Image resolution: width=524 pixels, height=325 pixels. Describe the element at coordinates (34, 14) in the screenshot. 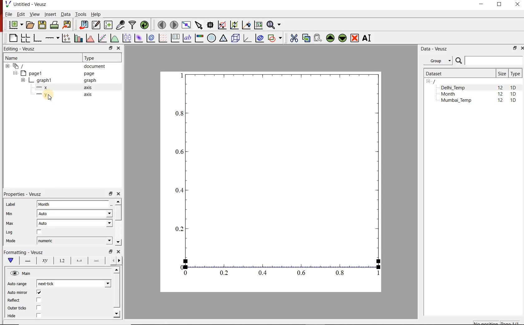

I see `View` at that location.